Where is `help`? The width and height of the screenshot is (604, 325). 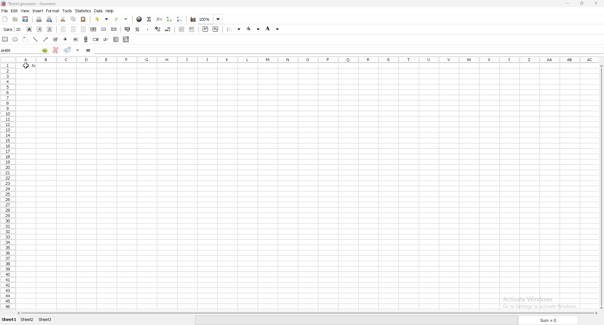 help is located at coordinates (110, 11).